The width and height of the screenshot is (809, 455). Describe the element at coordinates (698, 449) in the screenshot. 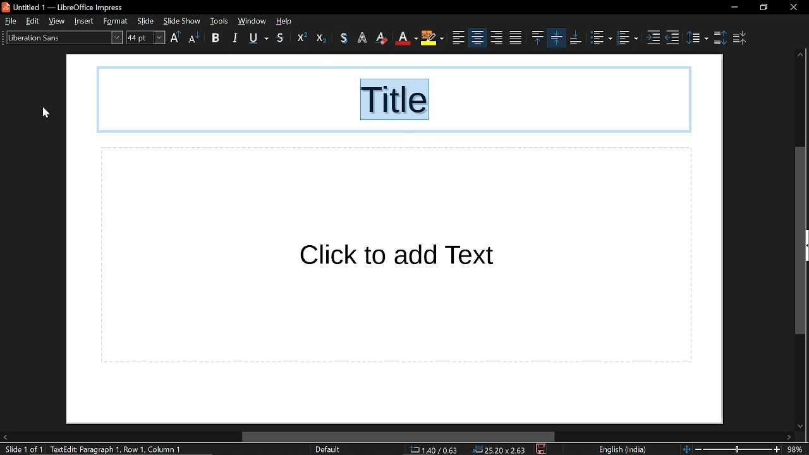

I see `zoom out` at that location.